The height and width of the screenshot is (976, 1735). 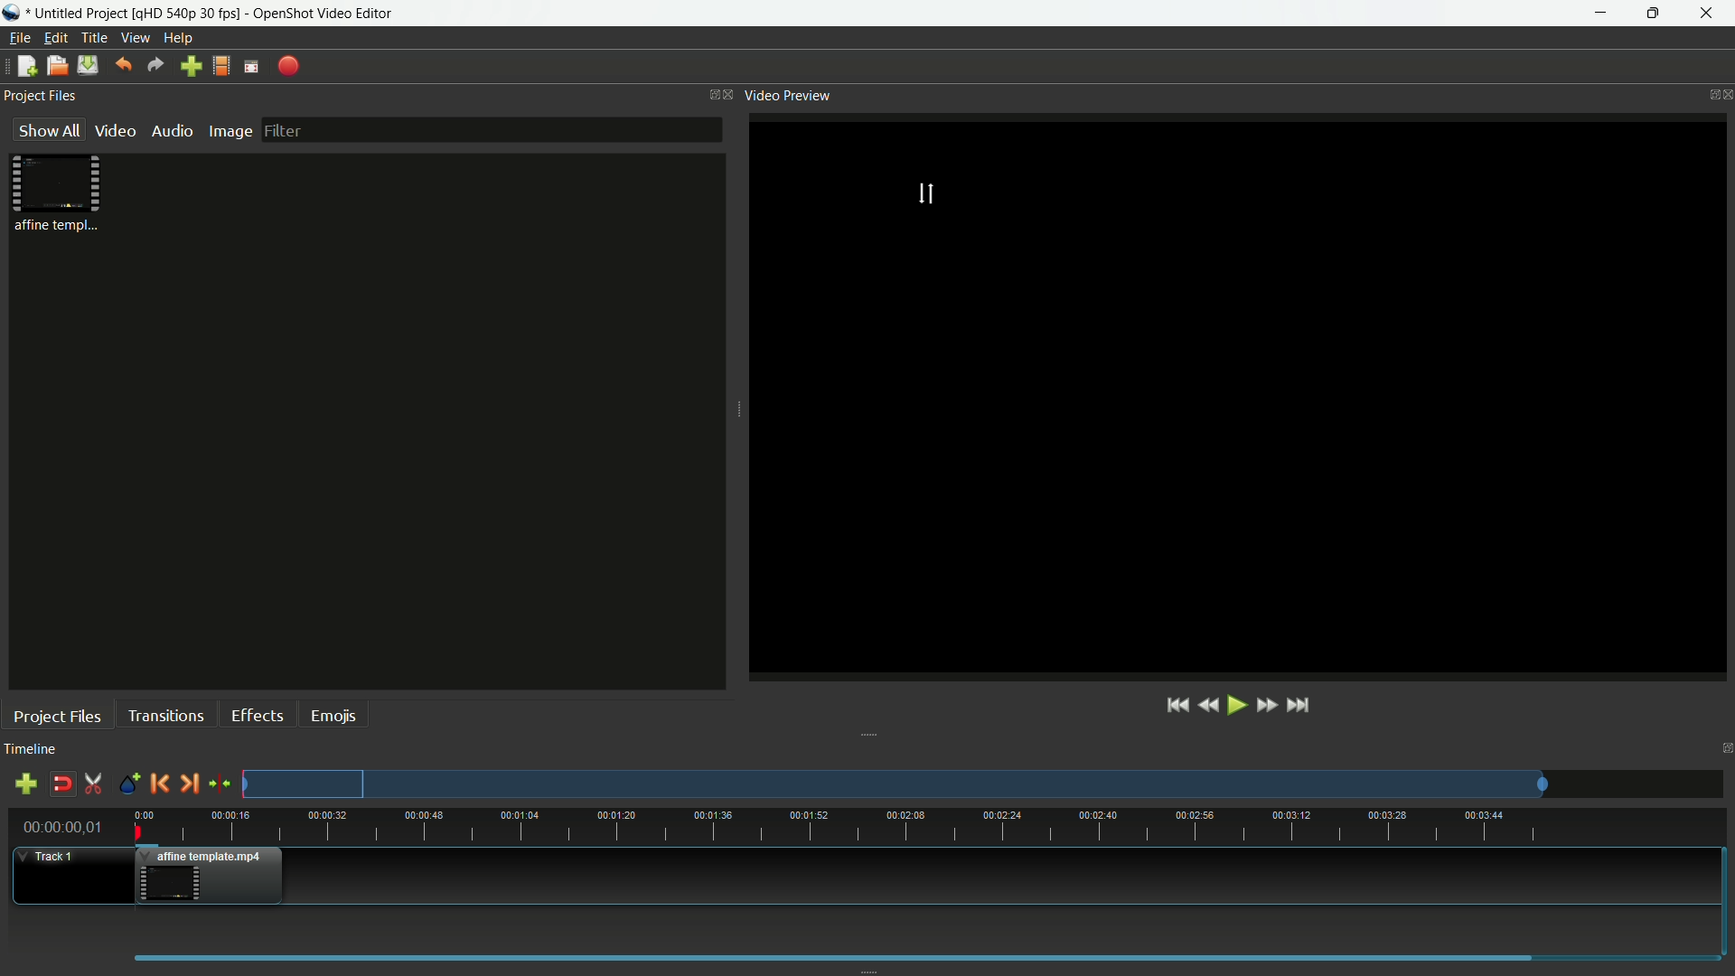 I want to click on new file, so click(x=26, y=67).